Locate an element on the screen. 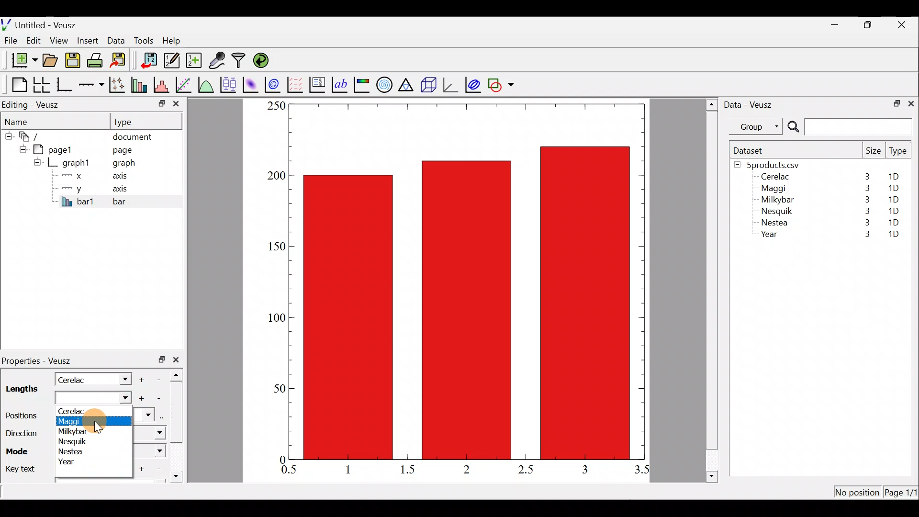 The width and height of the screenshot is (919, 517). Cursor is located at coordinates (120, 400).